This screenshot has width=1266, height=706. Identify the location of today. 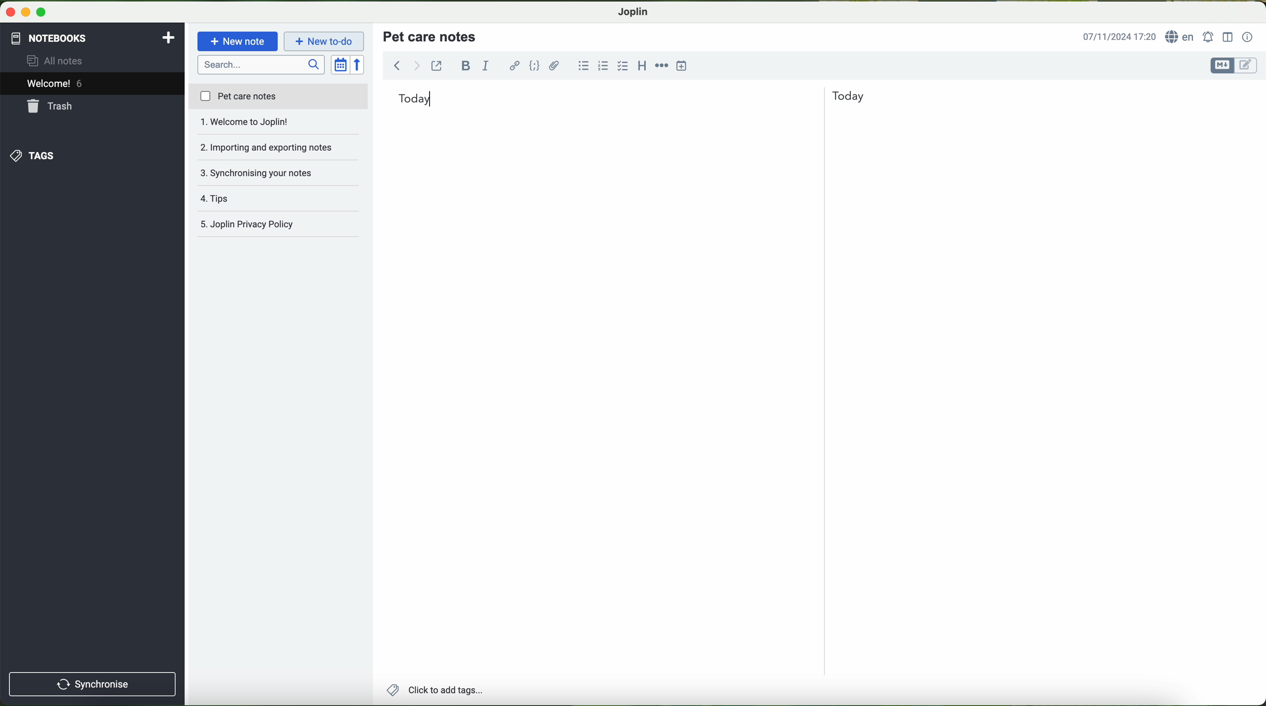
(632, 97).